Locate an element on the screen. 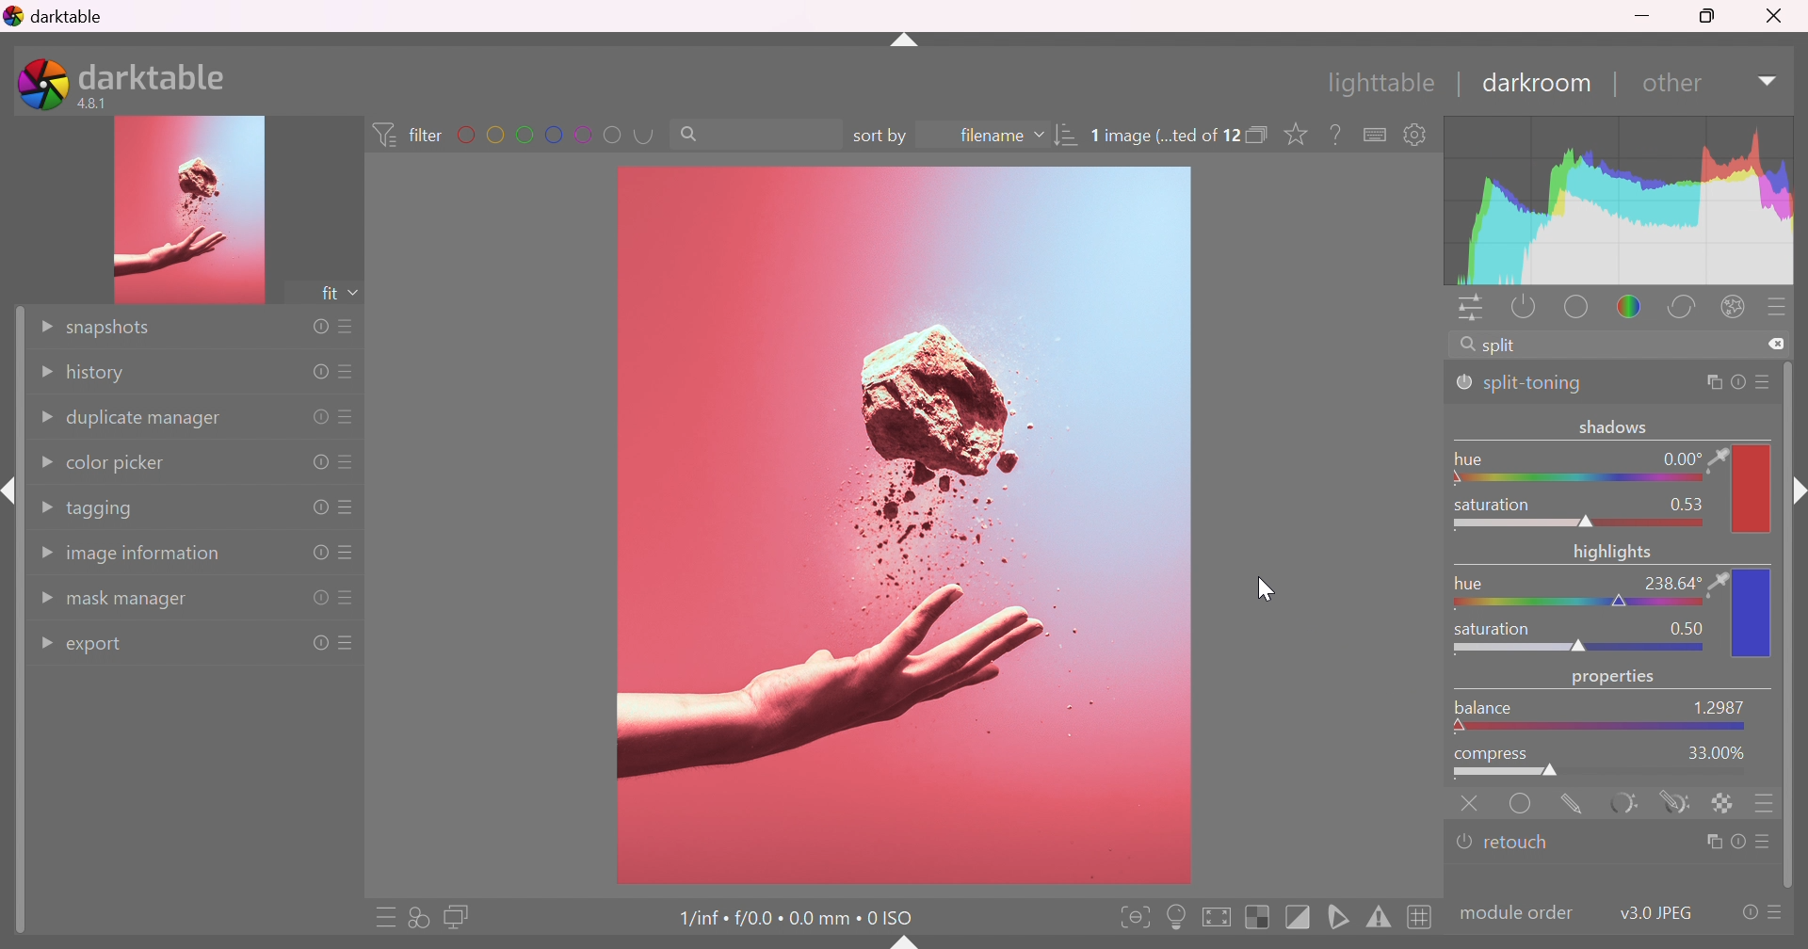 This screenshot has height=949, width=1808. compress is located at coordinates (1494, 756).